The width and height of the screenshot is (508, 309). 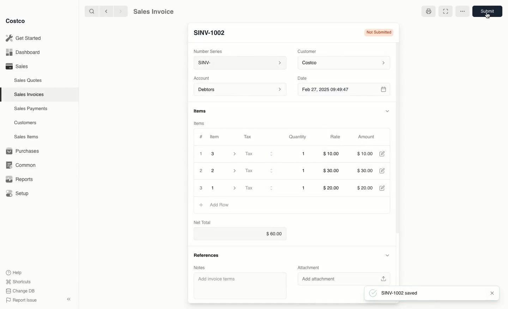 I want to click on SINV-1002 saved, so click(x=395, y=293).